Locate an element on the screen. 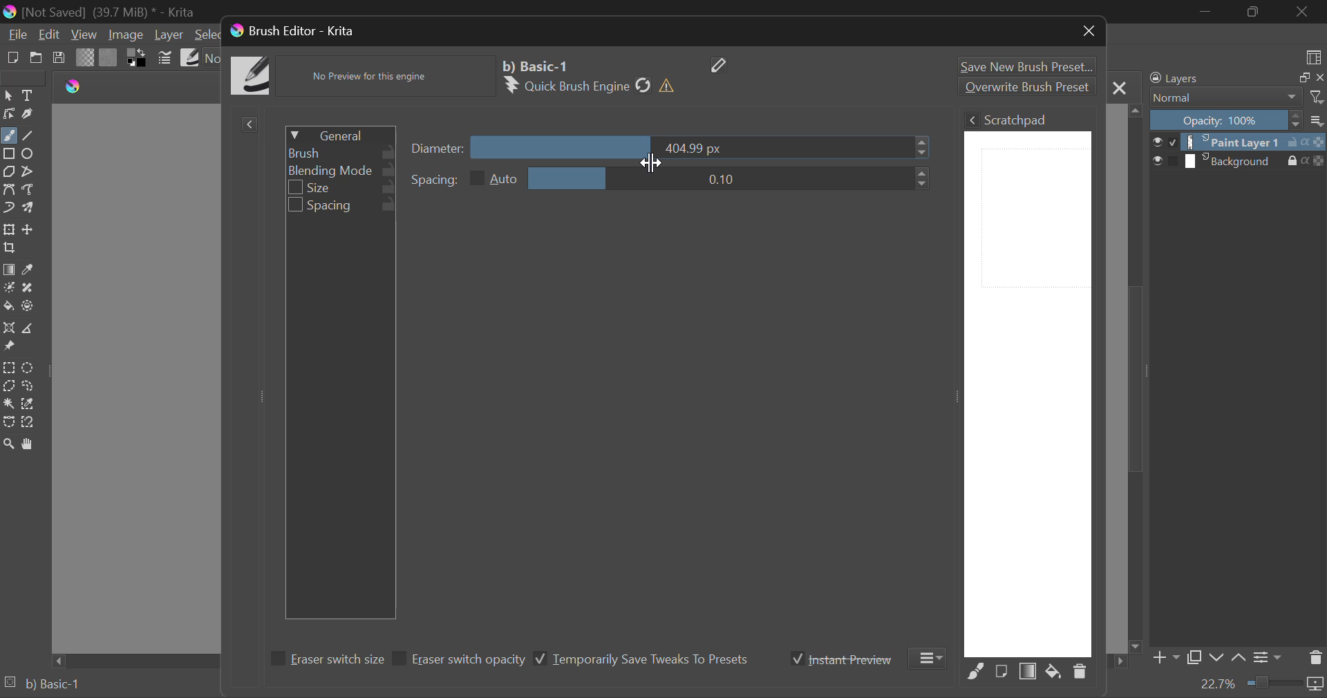  Paint Layer is located at coordinates (1239, 142).